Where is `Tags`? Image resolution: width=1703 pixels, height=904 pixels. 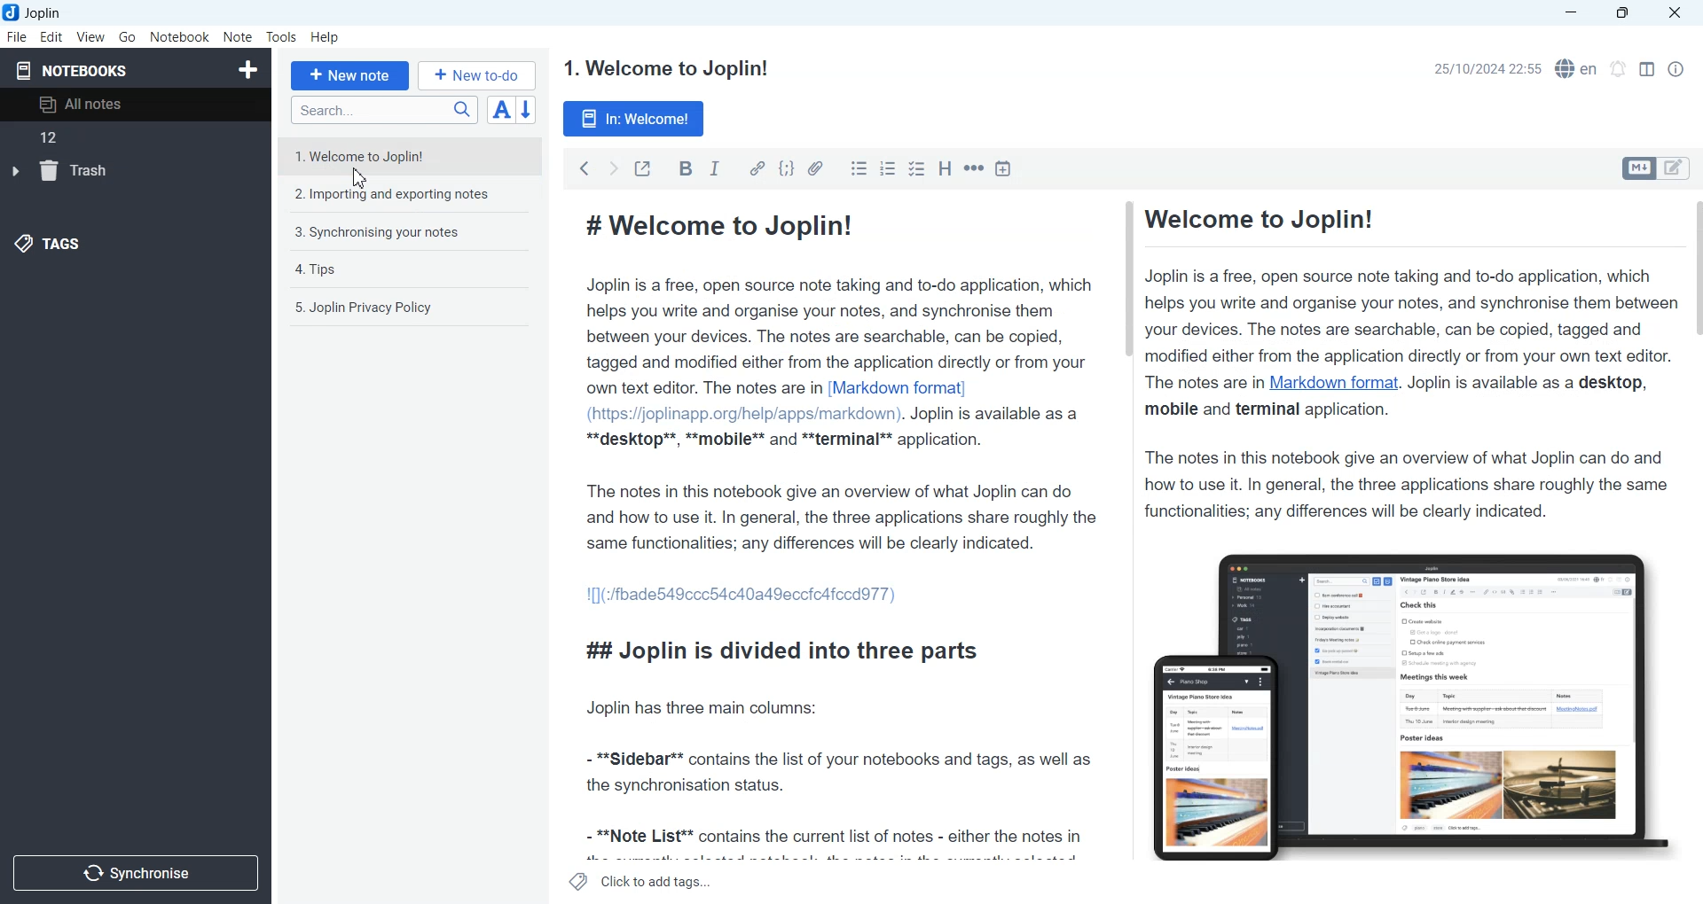 Tags is located at coordinates (46, 242).